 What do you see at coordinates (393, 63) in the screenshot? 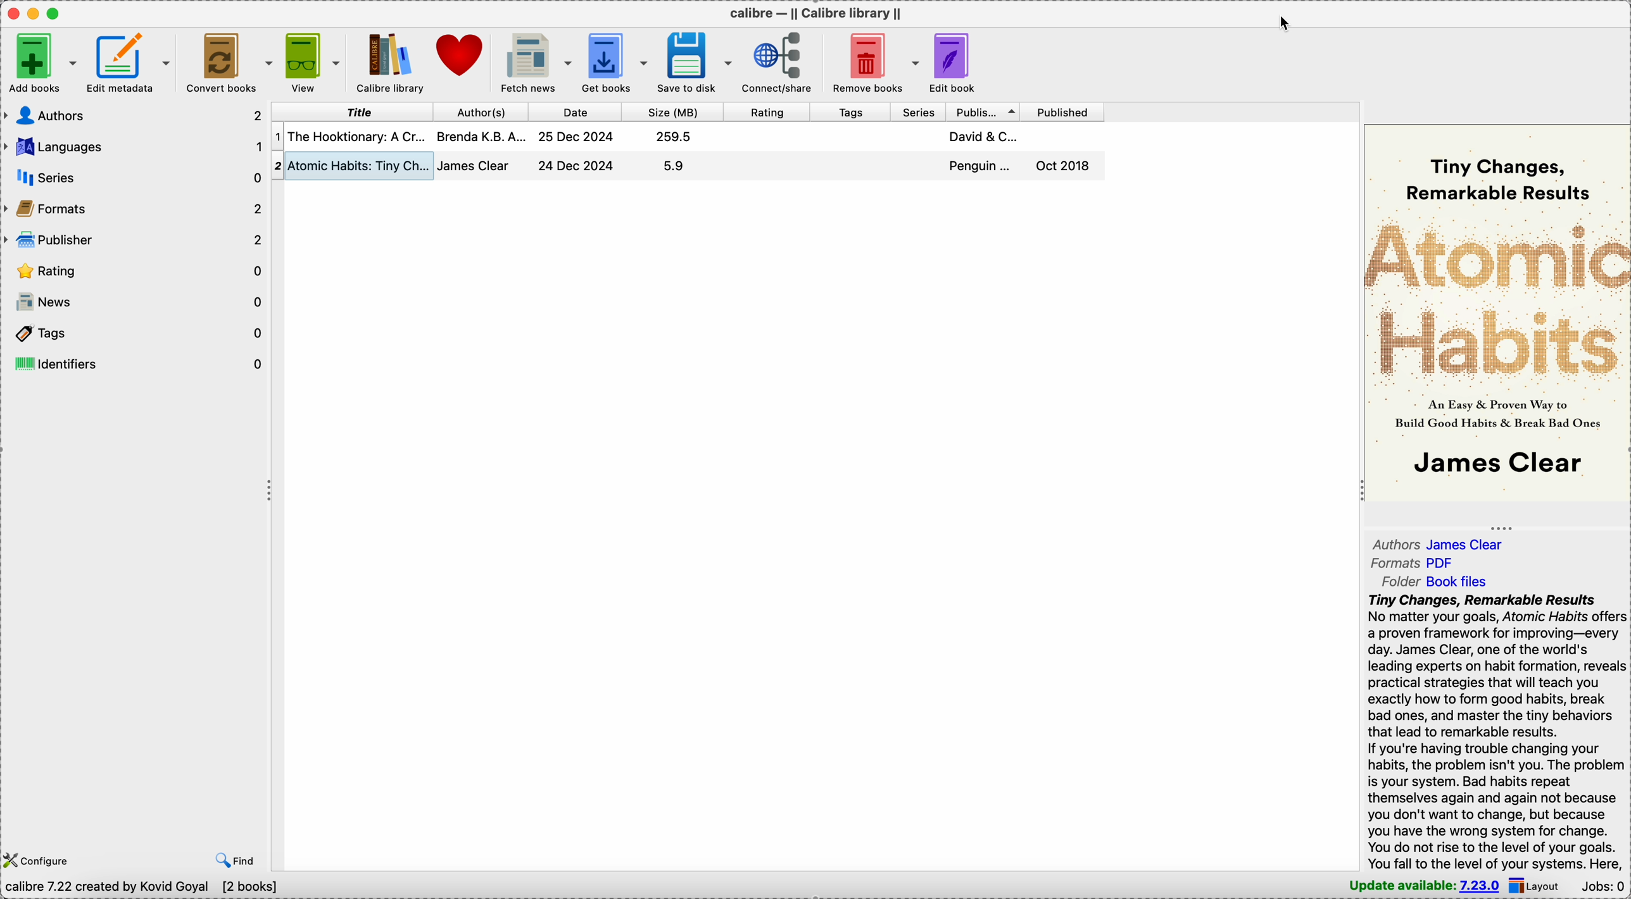
I see `Calibre library` at bounding box center [393, 63].